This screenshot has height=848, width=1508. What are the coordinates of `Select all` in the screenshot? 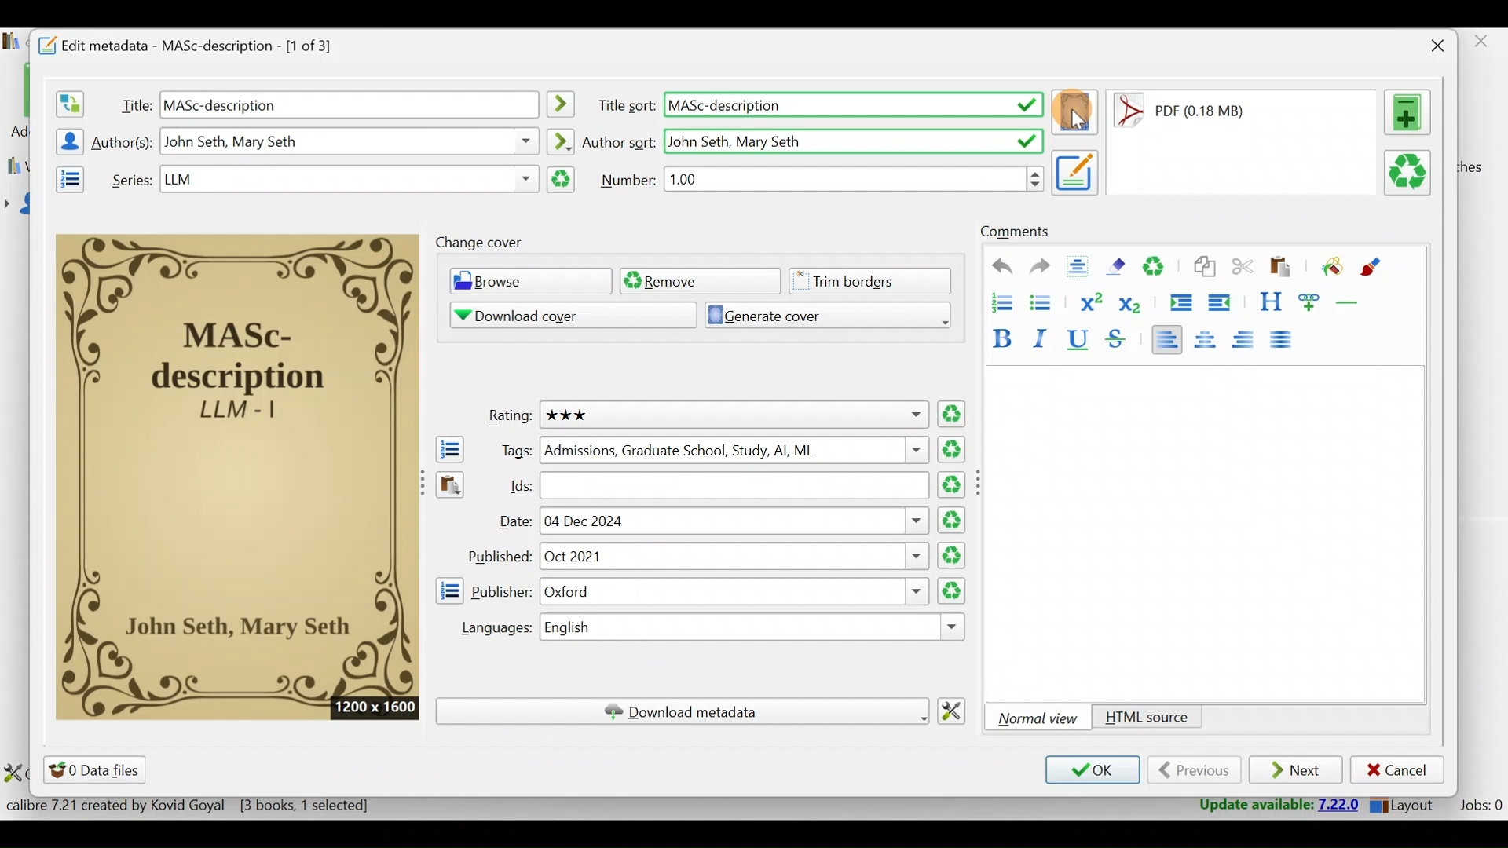 It's located at (1082, 268).